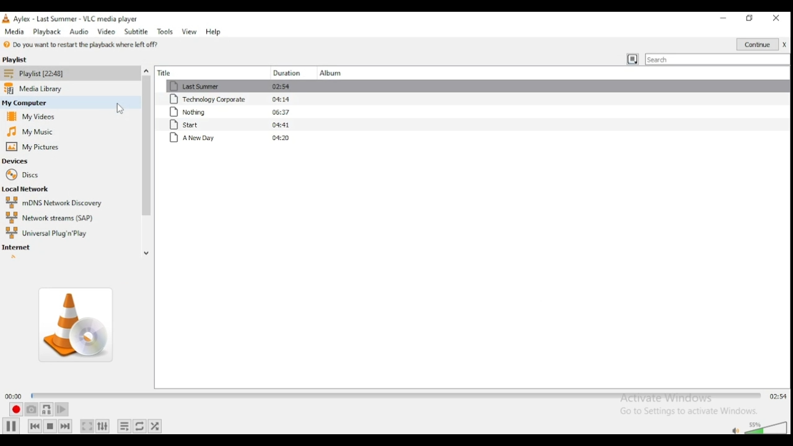 The image size is (793, 446). What do you see at coordinates (717, 58) in the screenshot?
I see `search bar` at bounding box center [717, 58].